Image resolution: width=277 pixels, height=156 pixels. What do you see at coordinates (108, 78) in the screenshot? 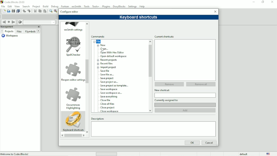
I see `Save project` at bounding box center [108, 78].